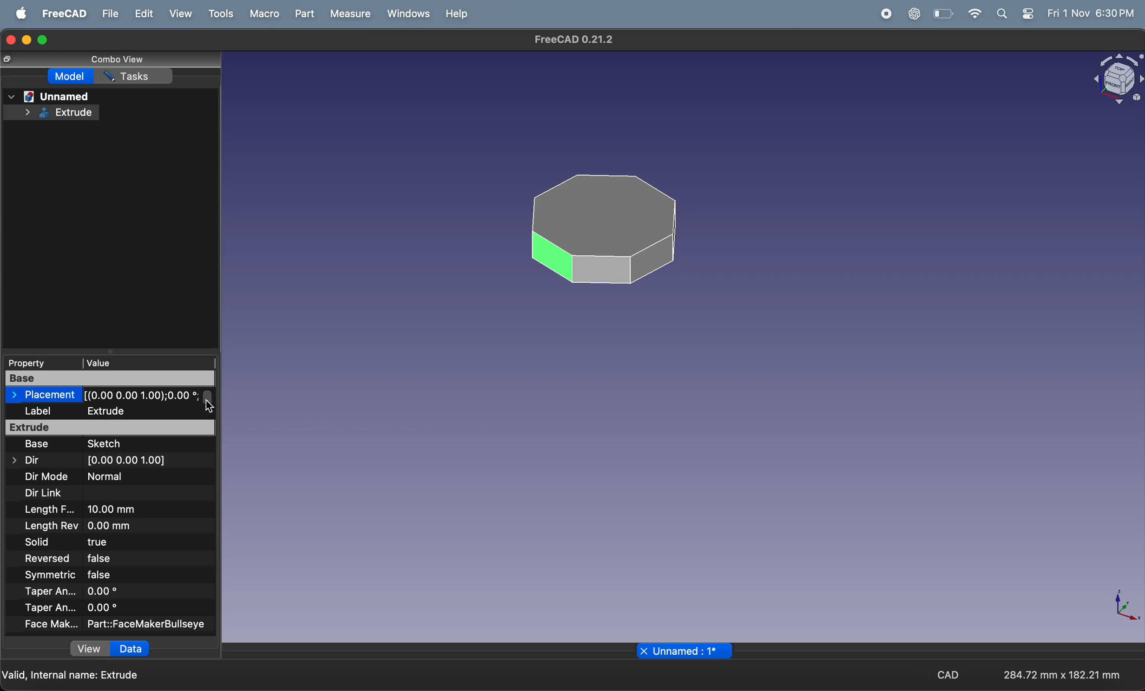 The width and height of the screenshot is (1145, 691). Describe the element at coordinates (34, 445) in the screenshot. I see `base` at that location.